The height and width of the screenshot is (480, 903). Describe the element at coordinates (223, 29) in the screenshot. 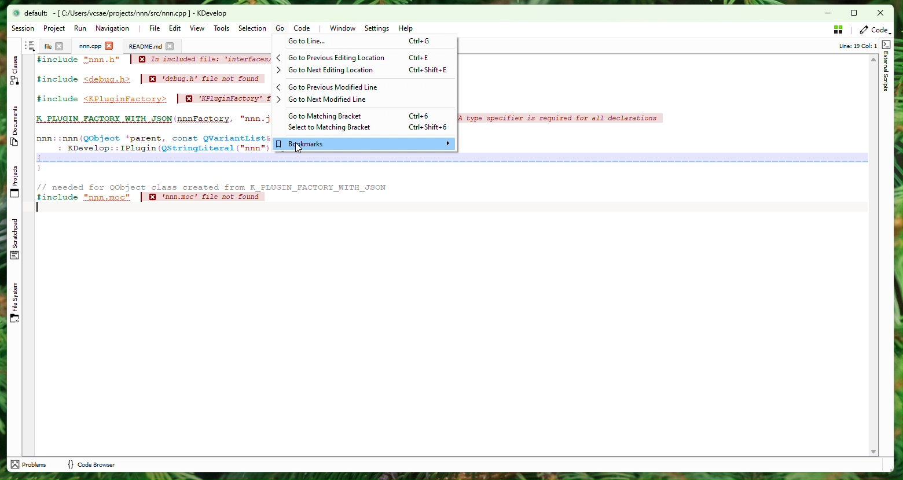

I see `Tools` at that location.